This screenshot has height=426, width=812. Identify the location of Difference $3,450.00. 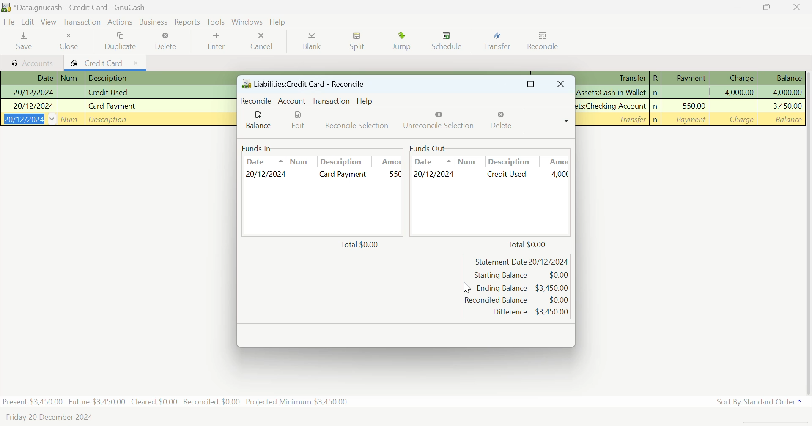
(530, 311).